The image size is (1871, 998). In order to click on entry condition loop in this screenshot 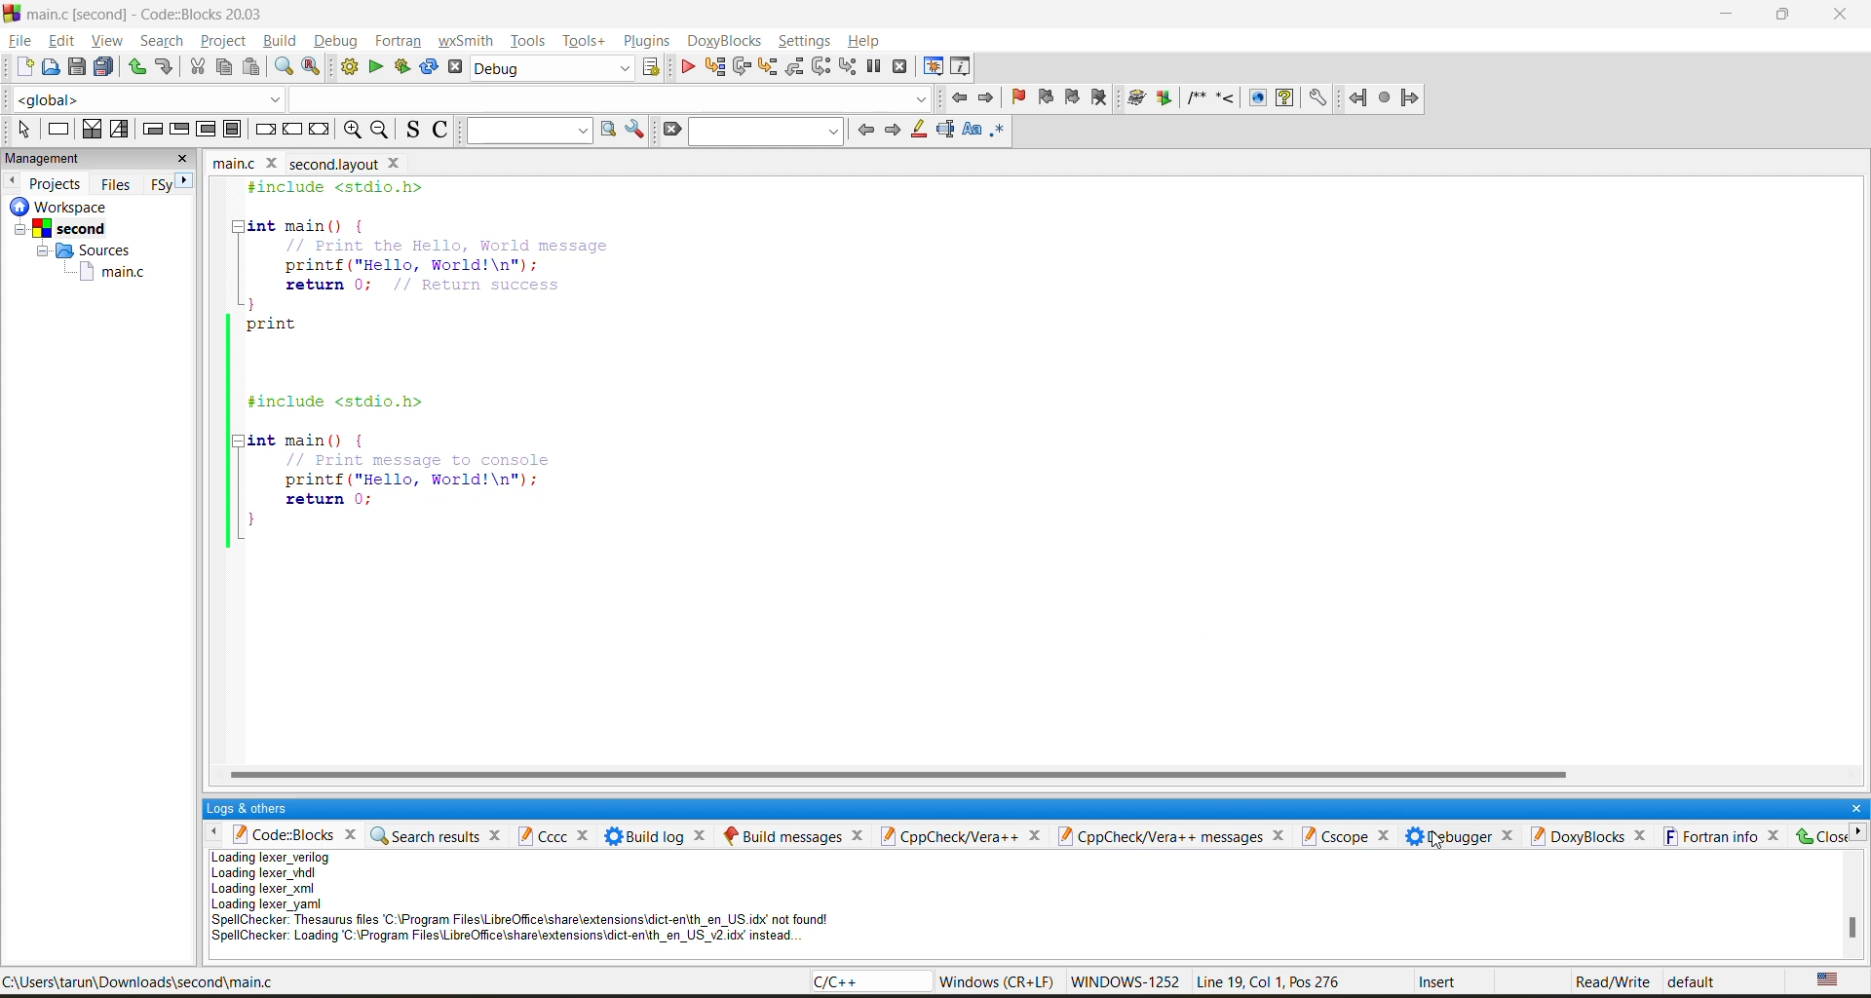, I will do `click(153, 130)`.